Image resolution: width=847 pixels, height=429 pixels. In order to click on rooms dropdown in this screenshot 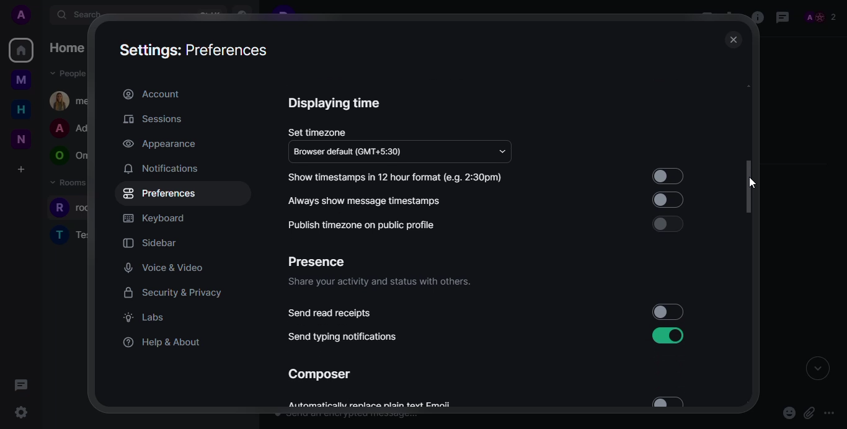, I will do `click(74, 183)`.